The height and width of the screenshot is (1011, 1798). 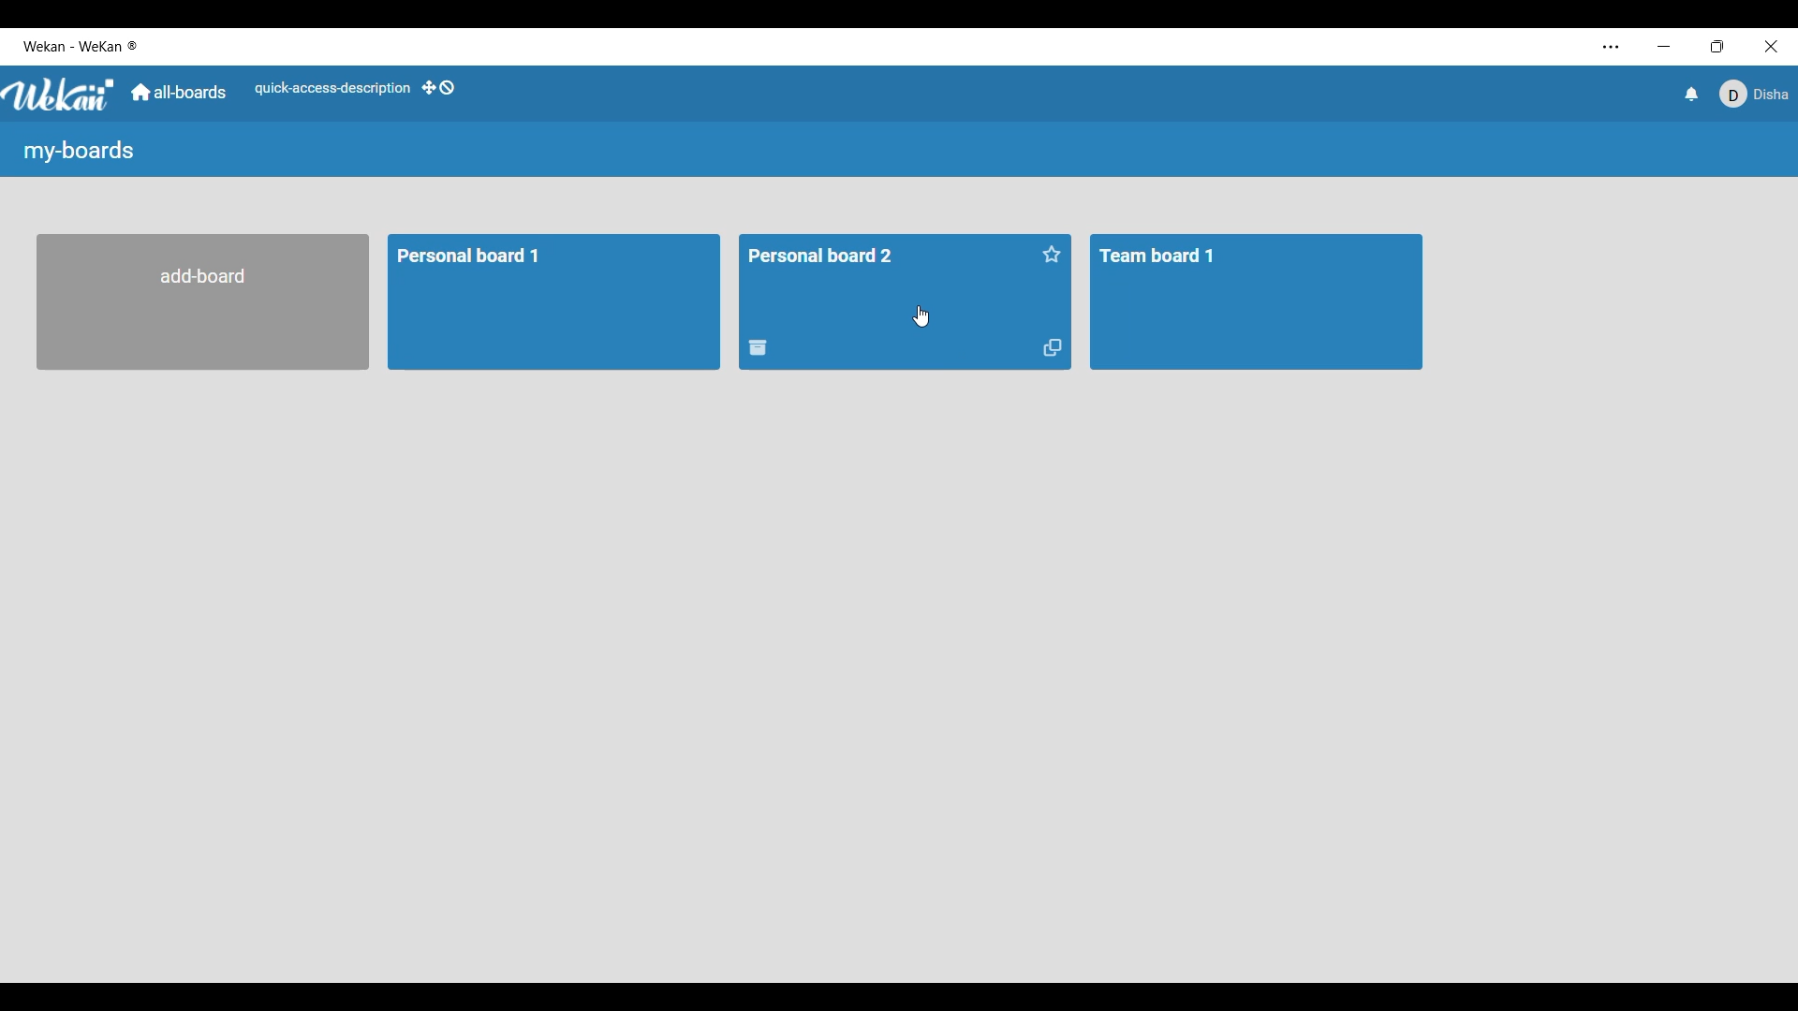 What do you see at coordinates (203, 301) in the screenshot?
I see `Add board` at bounding box center [203, 301].